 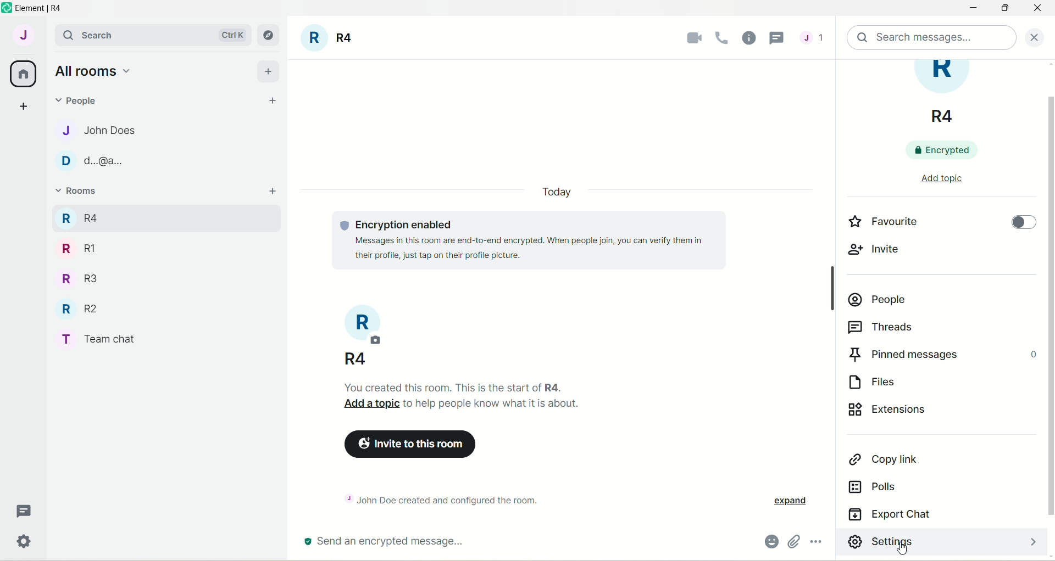 What do you see at coordinates (903, 413) in the screenshot?
I see `extensions` at bounding box center [903, 413].